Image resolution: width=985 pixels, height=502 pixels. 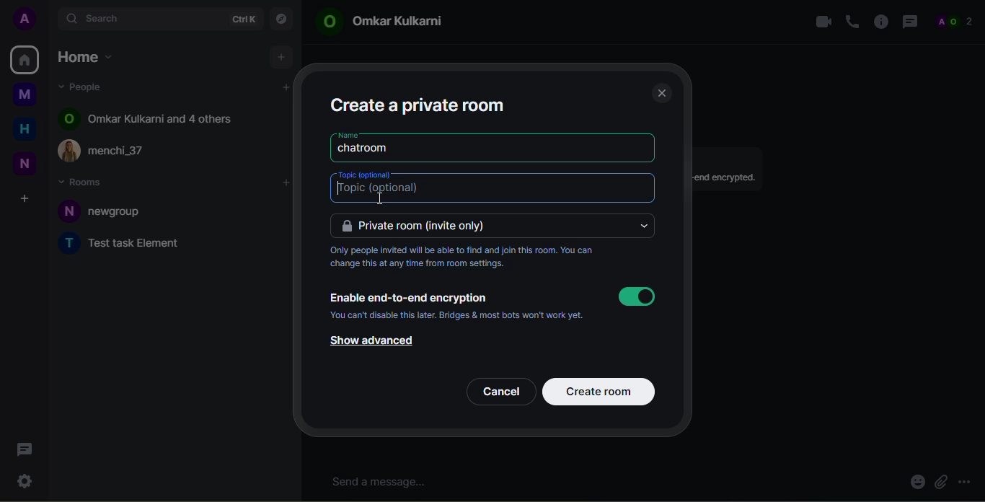 What do you see at coordinates (374, 200) in the screenshot?
I see `cursor` at bounding box center [374, 200].